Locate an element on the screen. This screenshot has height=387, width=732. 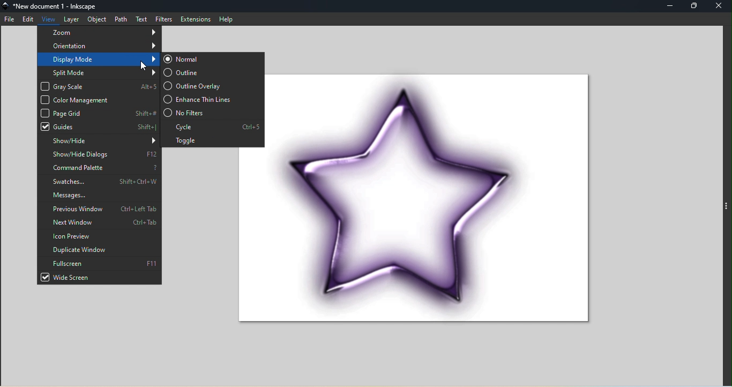
Gray scale is located at coordinates (99, 86).